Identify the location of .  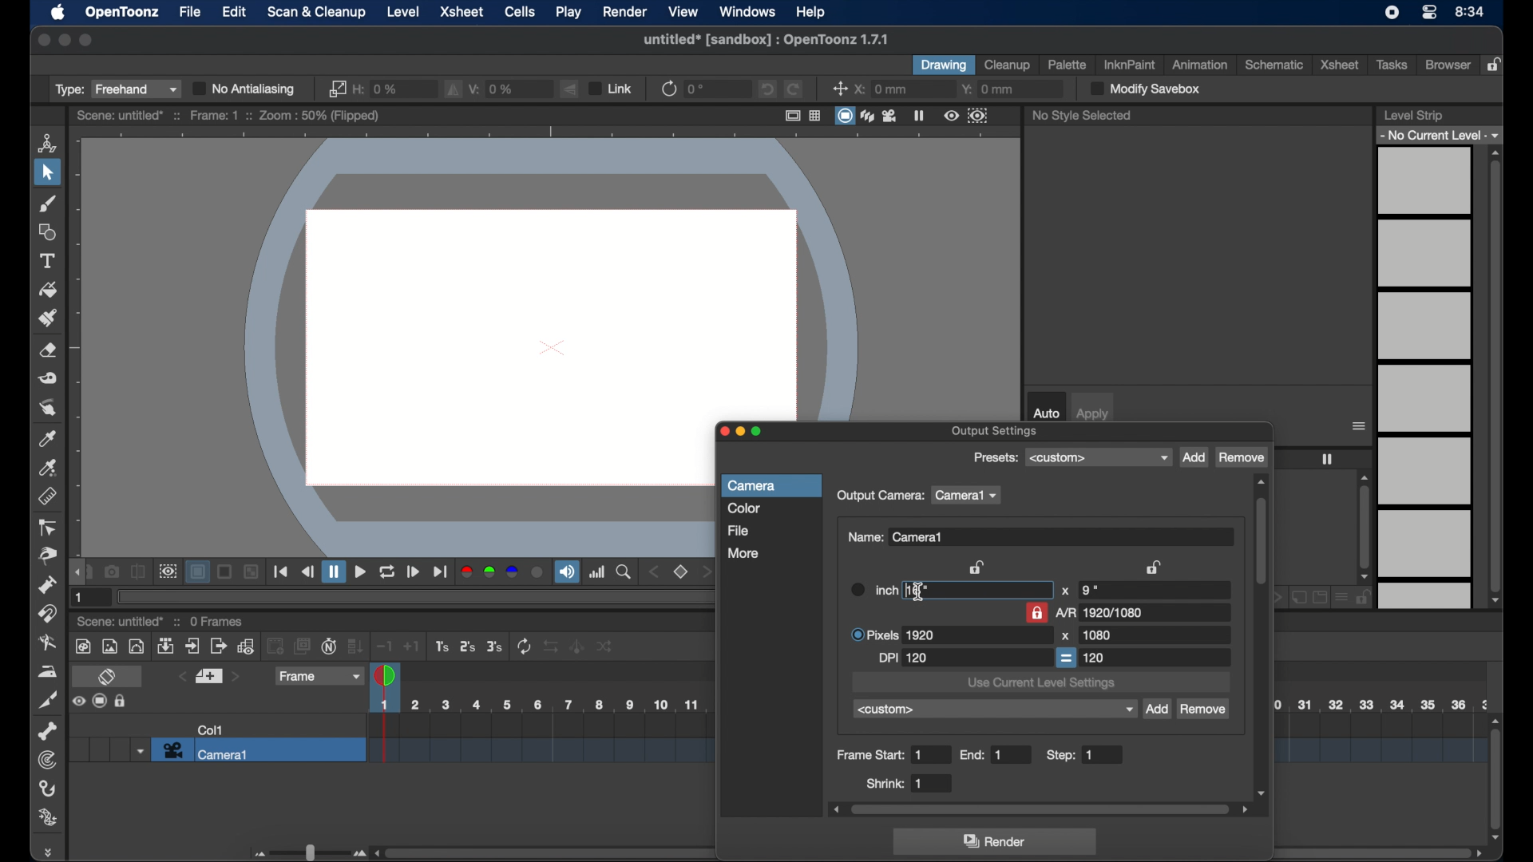
(387, 571).